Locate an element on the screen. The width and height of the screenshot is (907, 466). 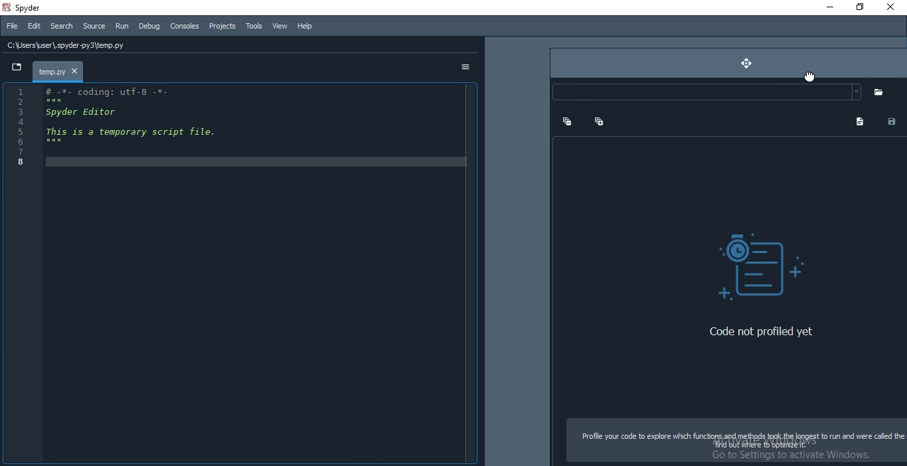
Consoles is located at coordinates (184, 27).